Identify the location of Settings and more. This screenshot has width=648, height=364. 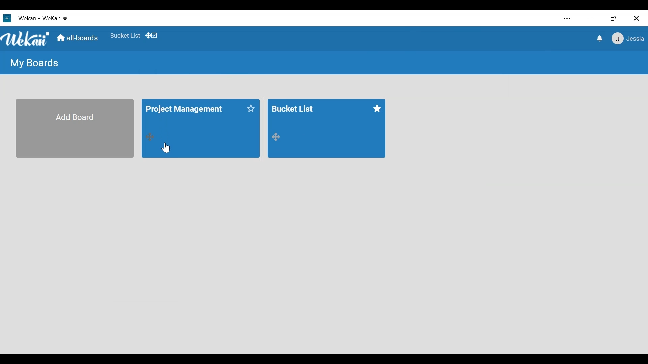
(568, 19).